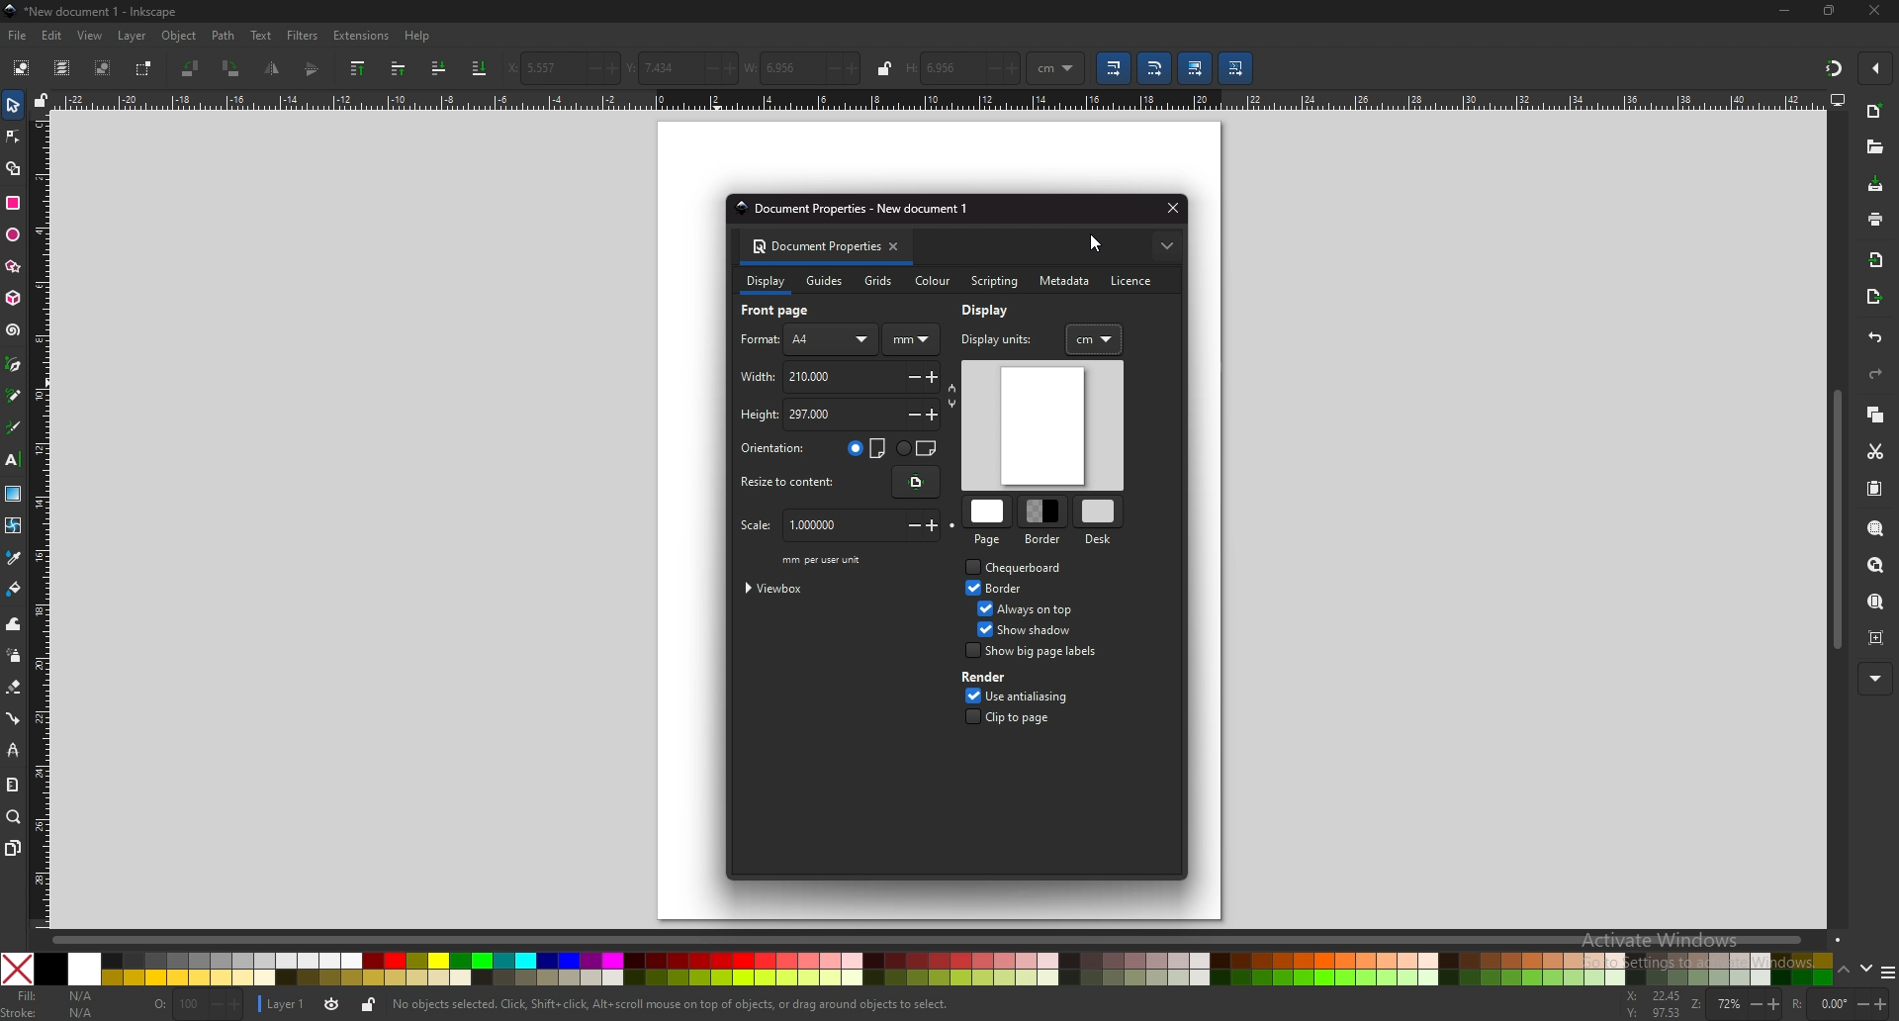 This screenshot has height=1021, width=1899. I want to click on nothing selected, so click(198, 1006).